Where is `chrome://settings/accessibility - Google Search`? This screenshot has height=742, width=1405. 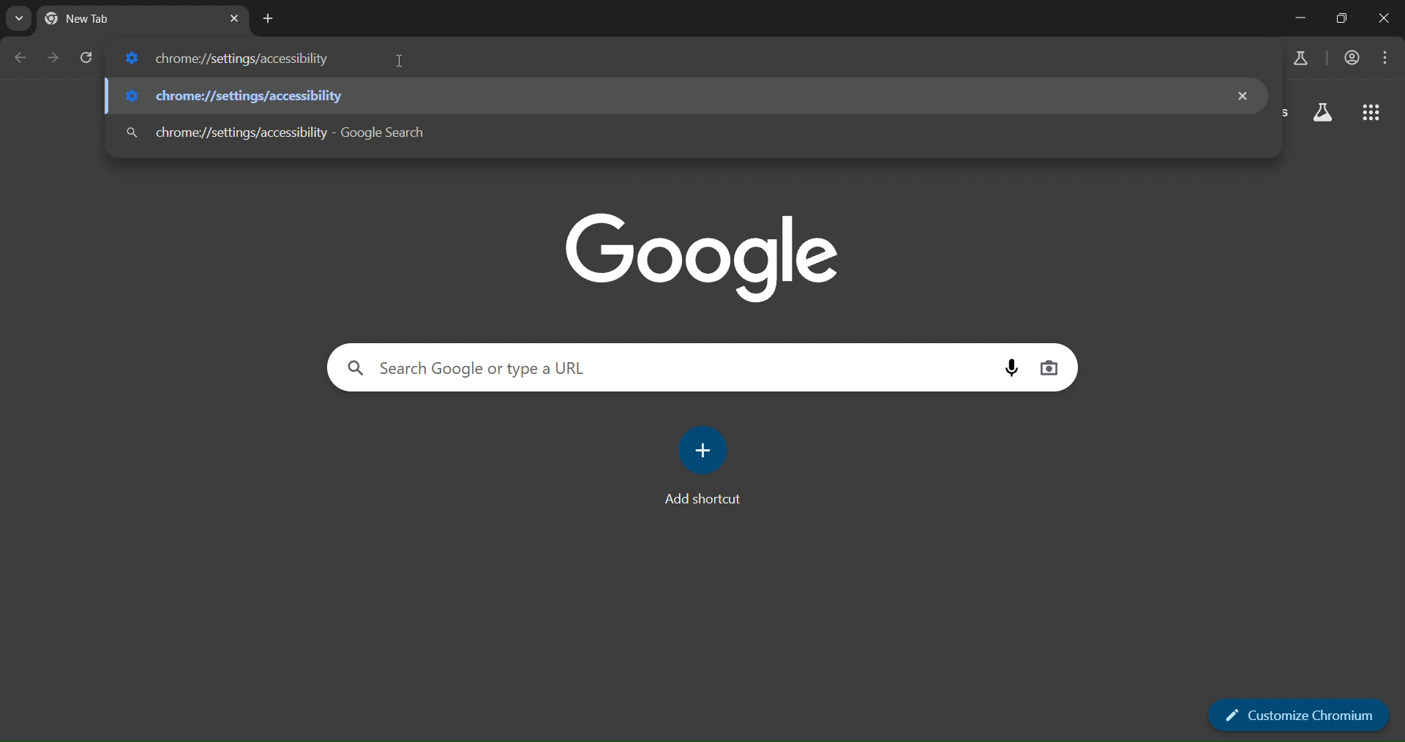 chrome://settings/accessibility - Google Search is located at coordinates (277, 134).